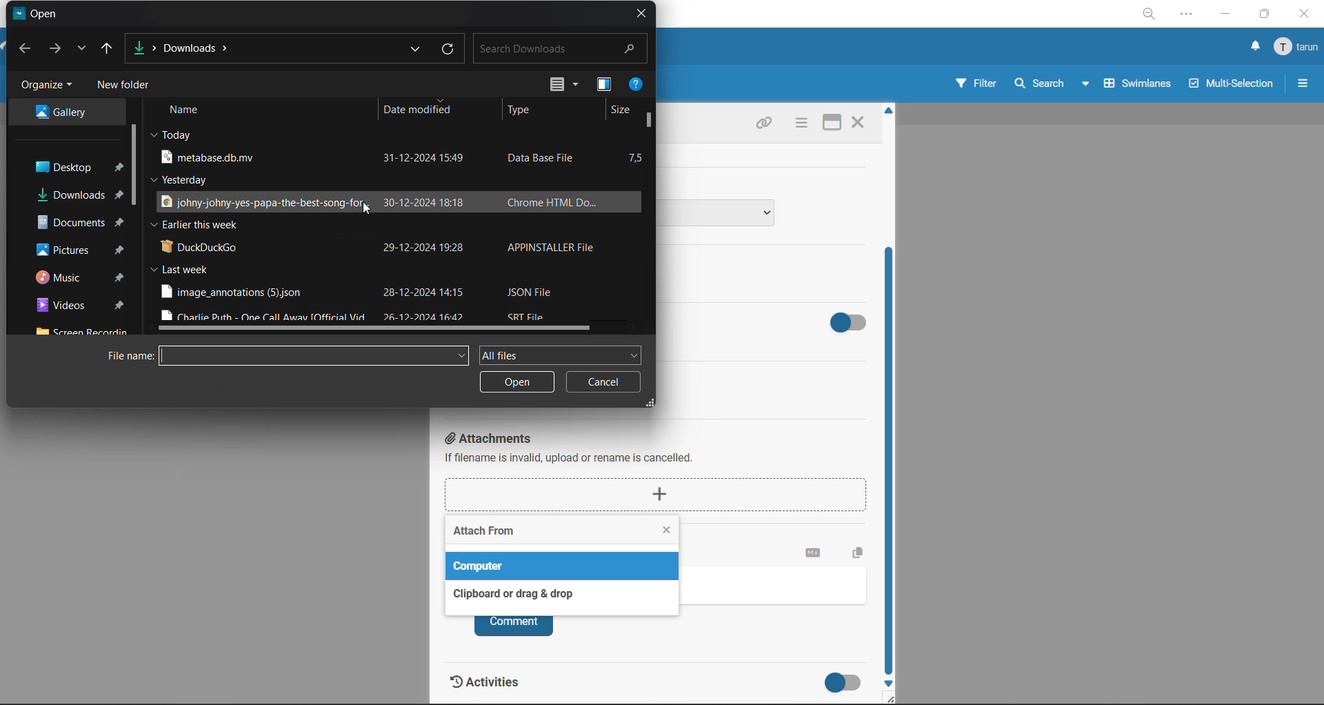 The height and width of the screenshot is (705, 1324). Describe the element at coordinates (1053, 83) in the screenshot. I see `search` at that location.